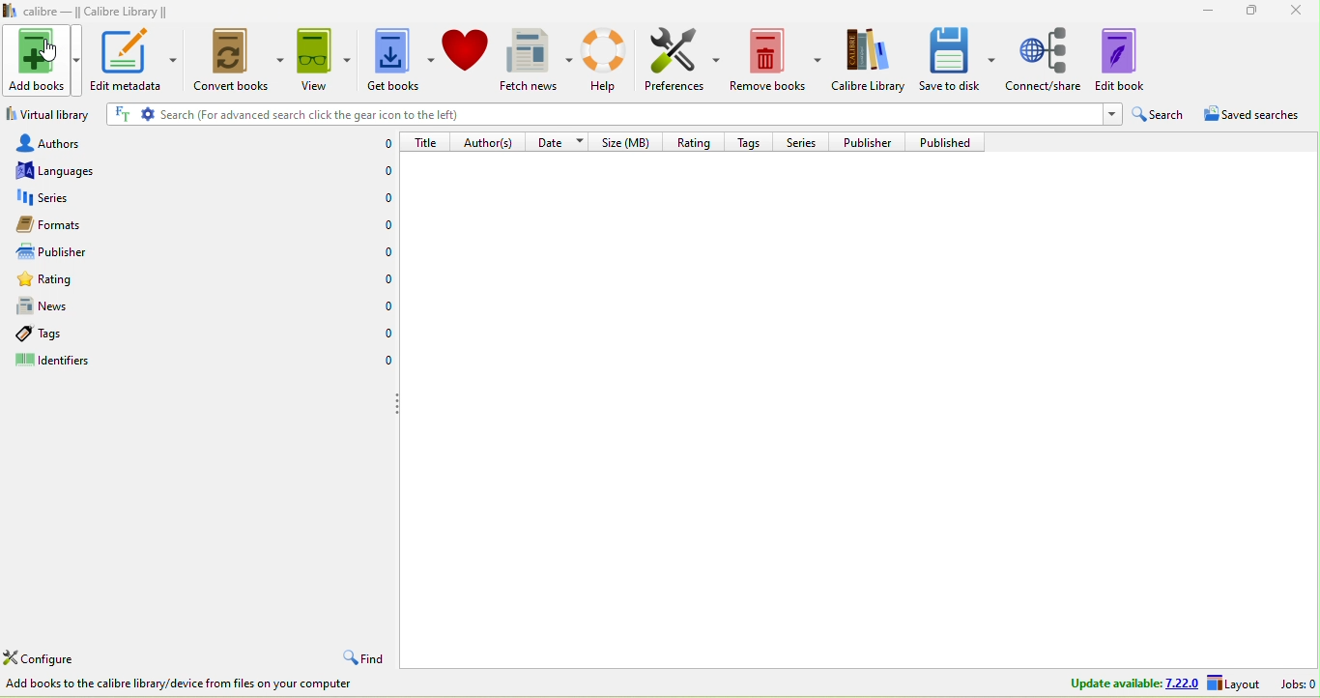 The image size is (1320, 698). I want to click on published, so click(952, 142).